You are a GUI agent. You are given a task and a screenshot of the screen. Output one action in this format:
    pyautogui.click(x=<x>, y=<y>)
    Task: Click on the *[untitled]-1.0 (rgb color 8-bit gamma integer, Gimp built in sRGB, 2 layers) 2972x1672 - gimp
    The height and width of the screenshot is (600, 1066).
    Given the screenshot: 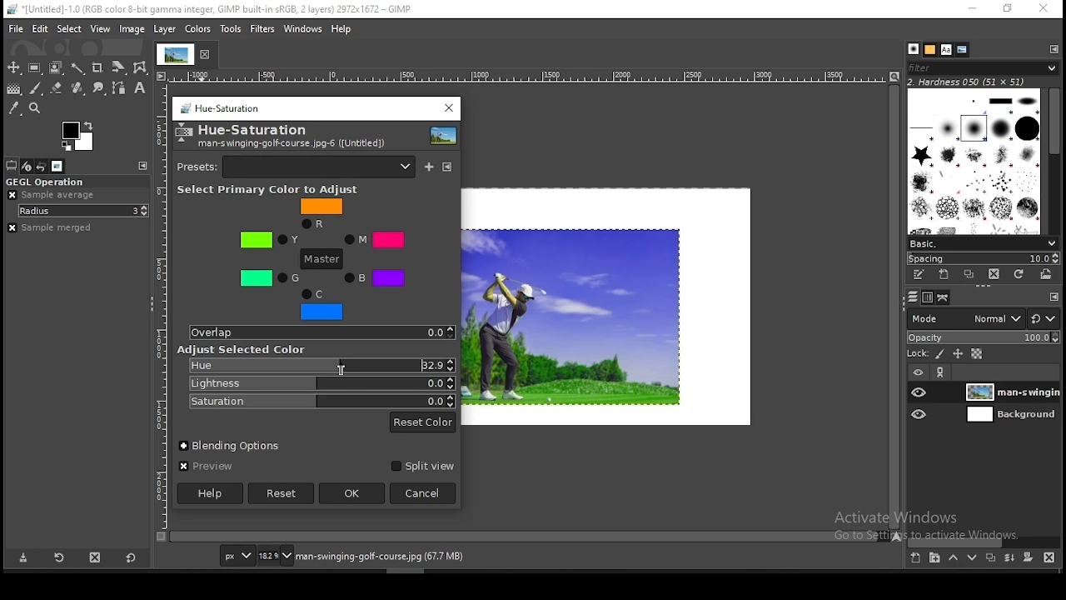 What is the action you would take?
    pyautogui.click(x=210, y=10)
    